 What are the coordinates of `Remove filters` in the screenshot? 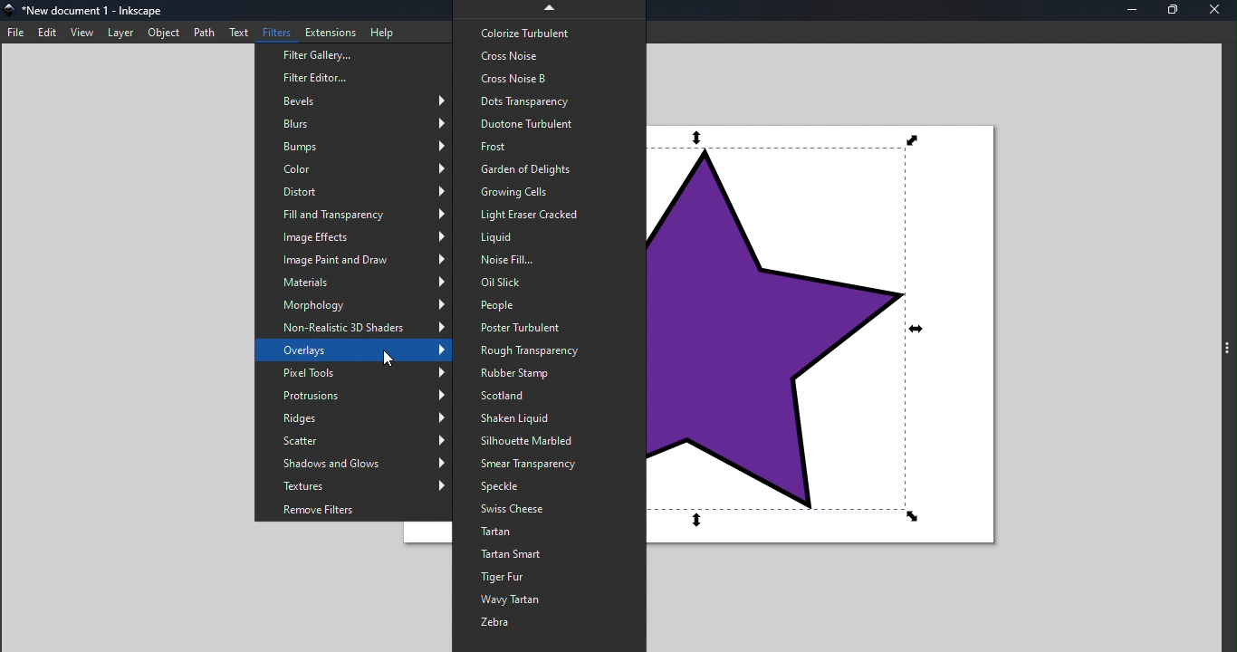 It's located at (355, 510).